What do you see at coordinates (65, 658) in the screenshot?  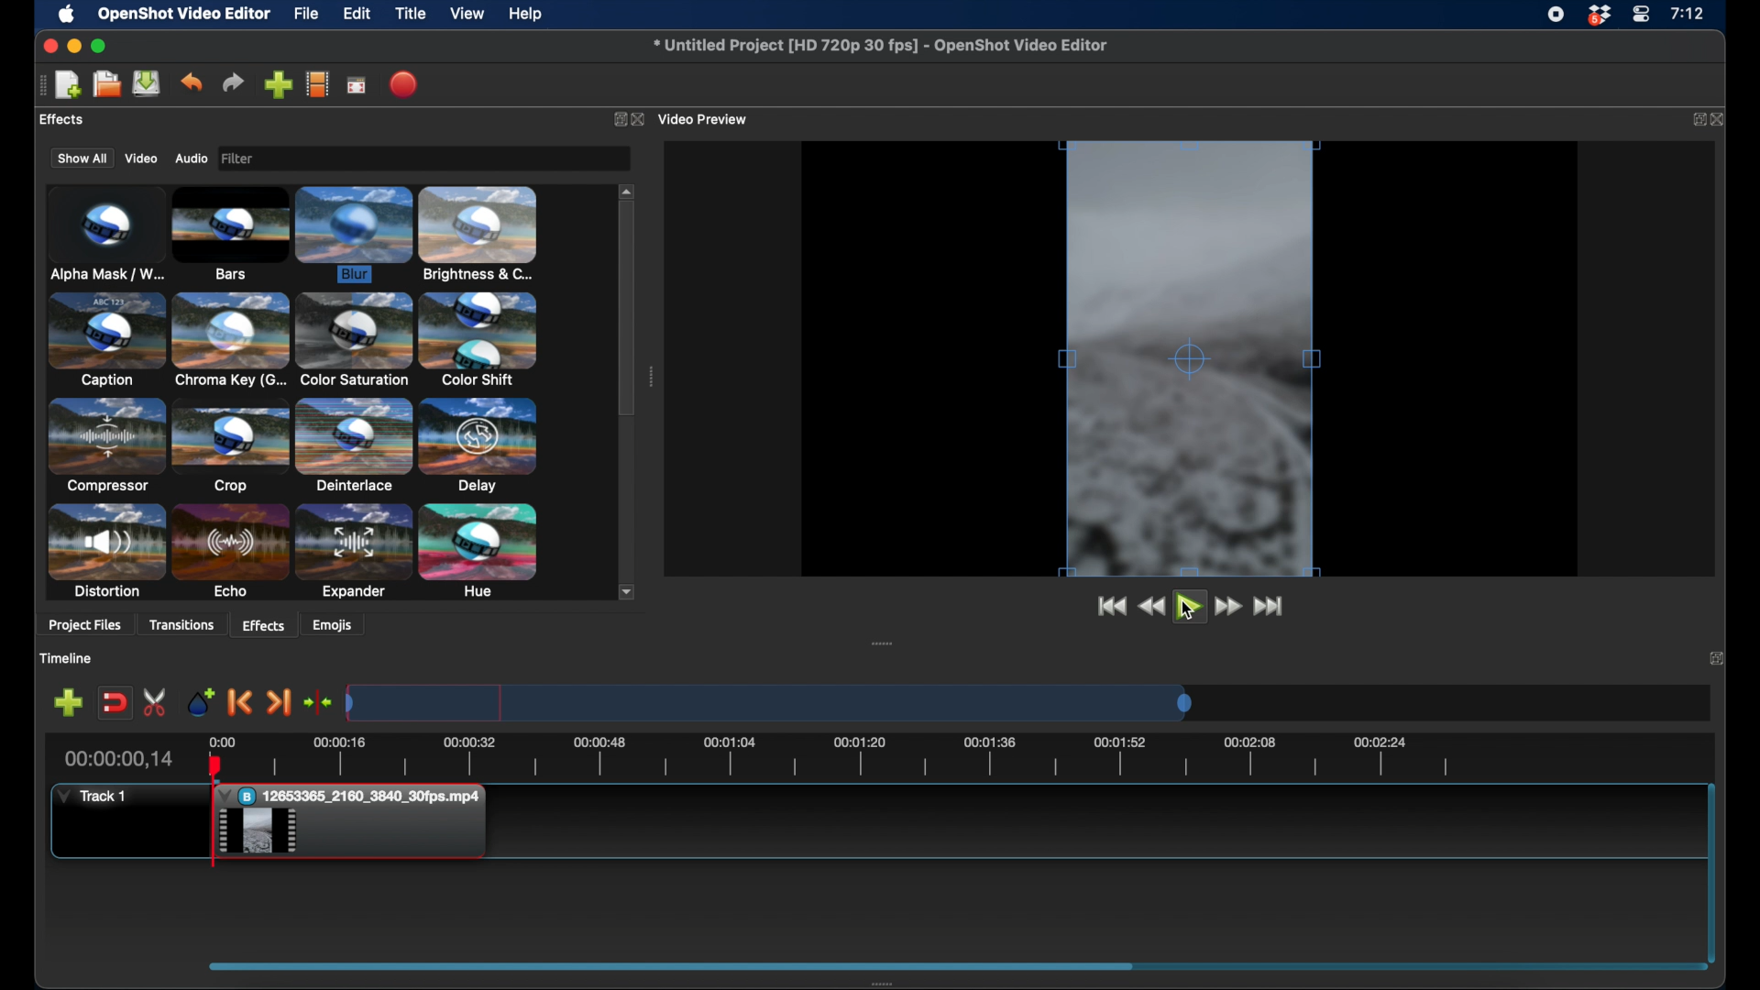 I see `timeline` at bounding box center [65, 658].